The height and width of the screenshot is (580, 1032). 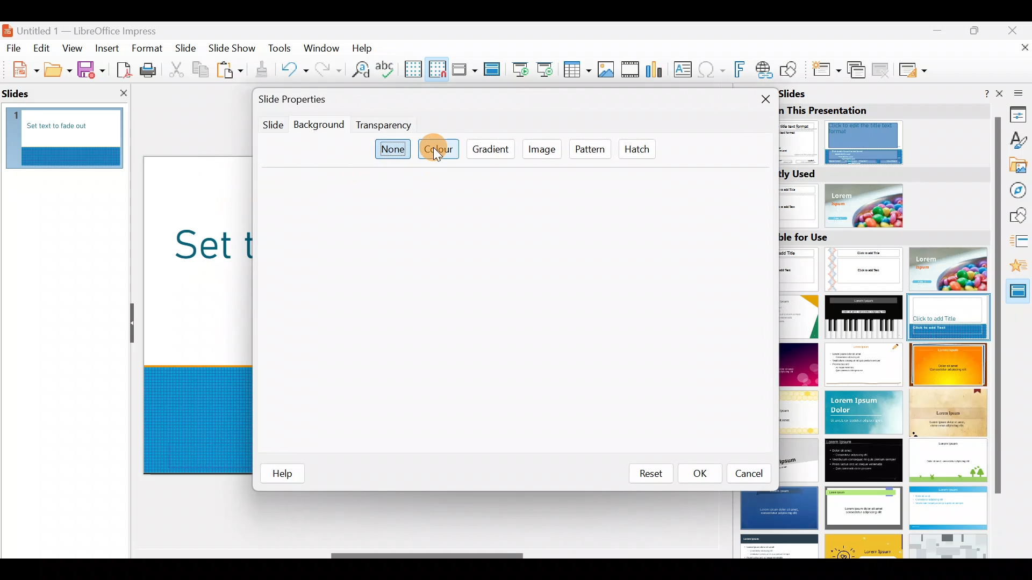 What do you see at coordinates (685, 70) in the screenshot?
I see `Insert text box` at bounding box center [685, 70].